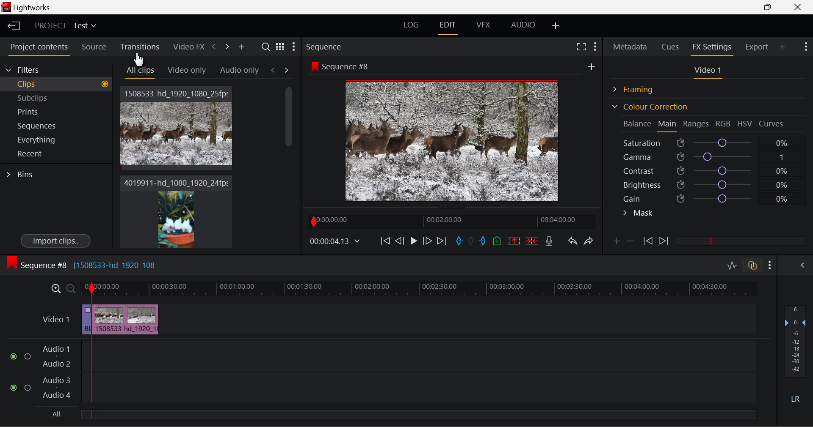 The width and height of the screenshot is (813, 427). What do you see at coordinates (419, 289) in the screenshot?
I see `Project Timeline` at bounding box center [419, 289].